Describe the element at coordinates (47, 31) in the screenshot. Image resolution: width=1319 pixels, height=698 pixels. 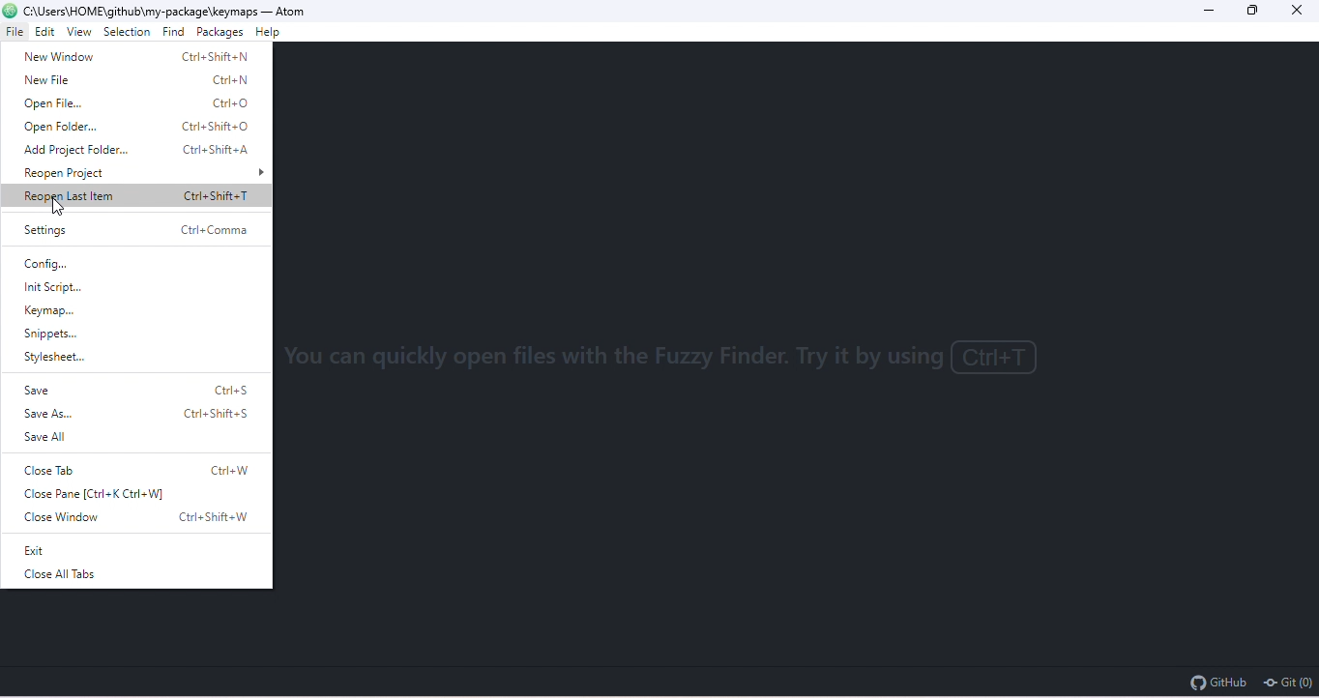
I see `edit` at that location.